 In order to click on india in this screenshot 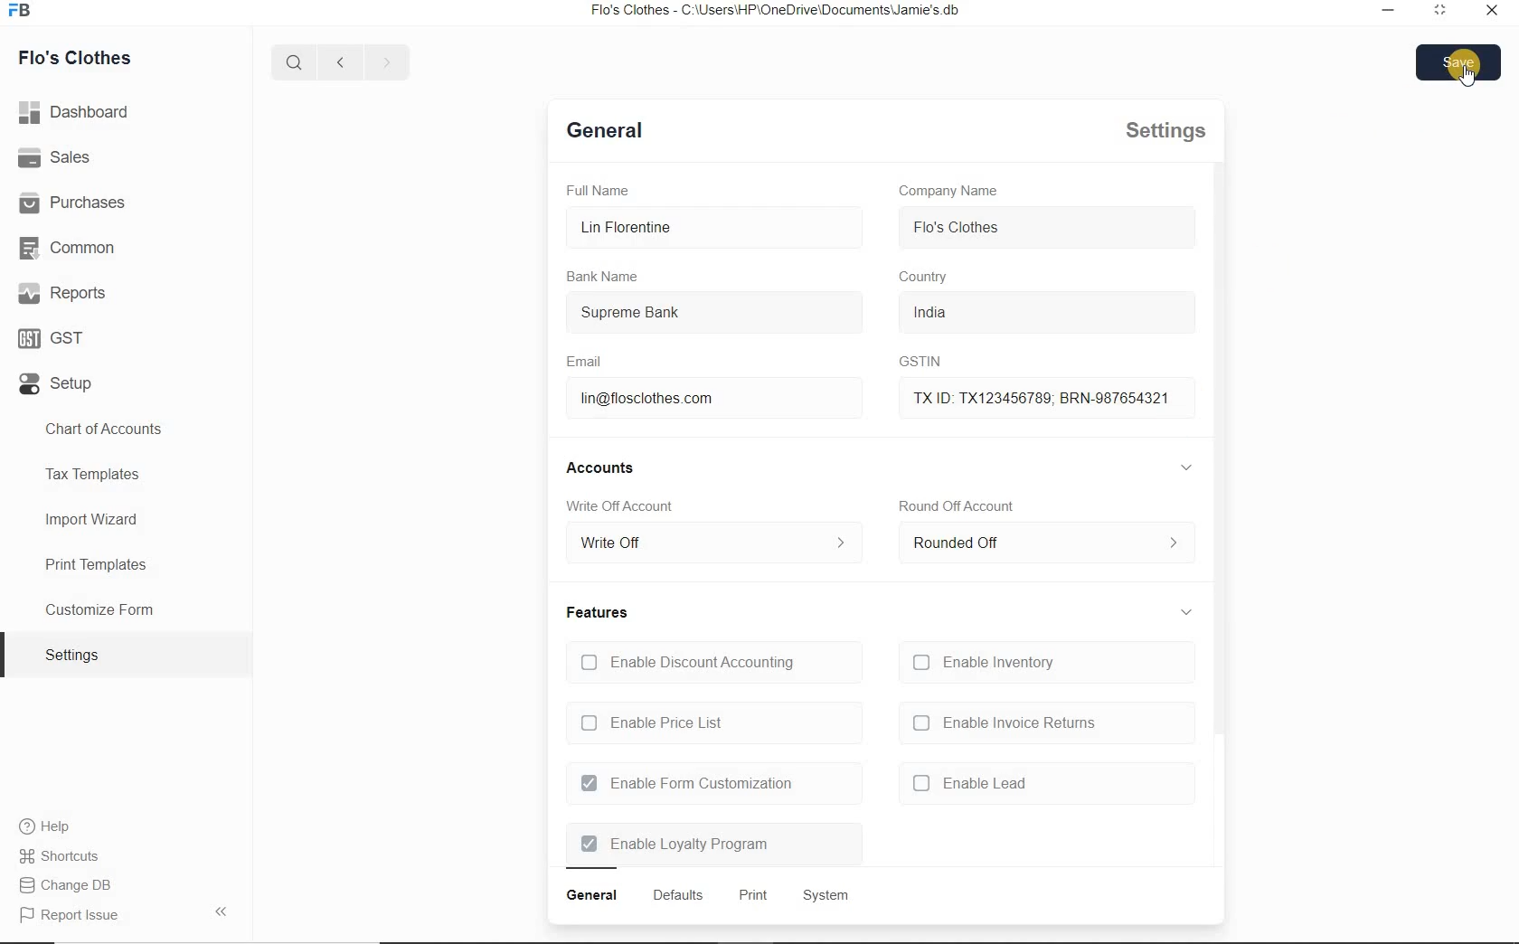, I will do `click(954, 312)`.